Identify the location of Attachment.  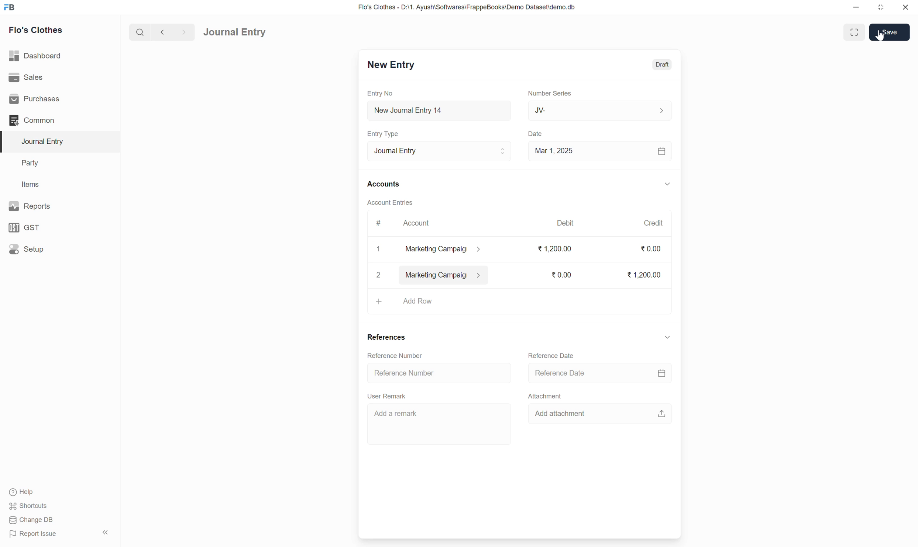
(547, 397).